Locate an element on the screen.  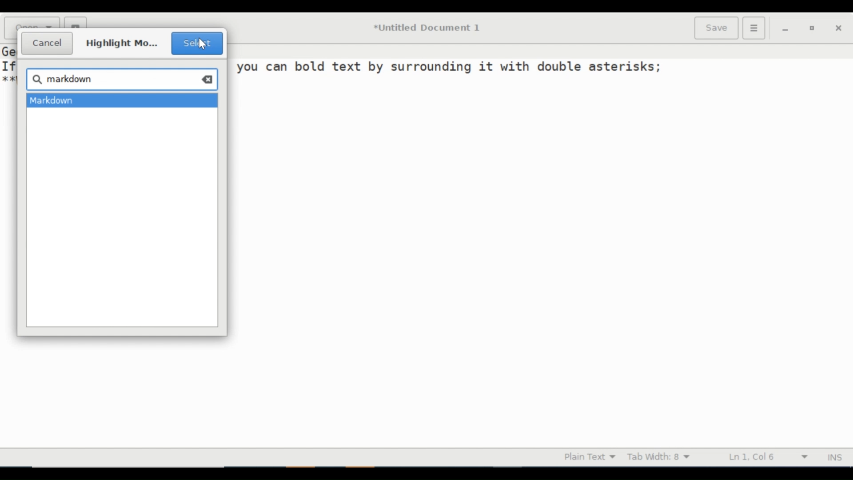
Tab Width is located at coordinates (666, 457).